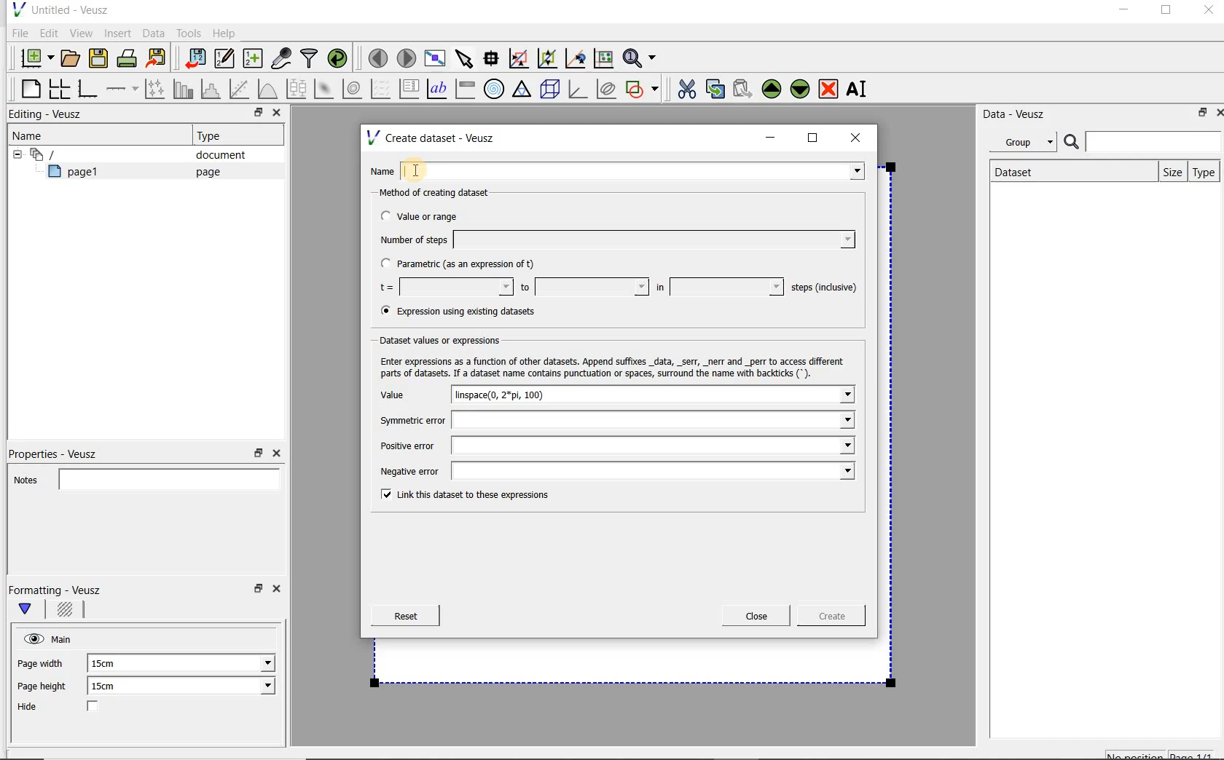 The image size is (1224, 760). I want to click on page1/1, so click(1197, 754).